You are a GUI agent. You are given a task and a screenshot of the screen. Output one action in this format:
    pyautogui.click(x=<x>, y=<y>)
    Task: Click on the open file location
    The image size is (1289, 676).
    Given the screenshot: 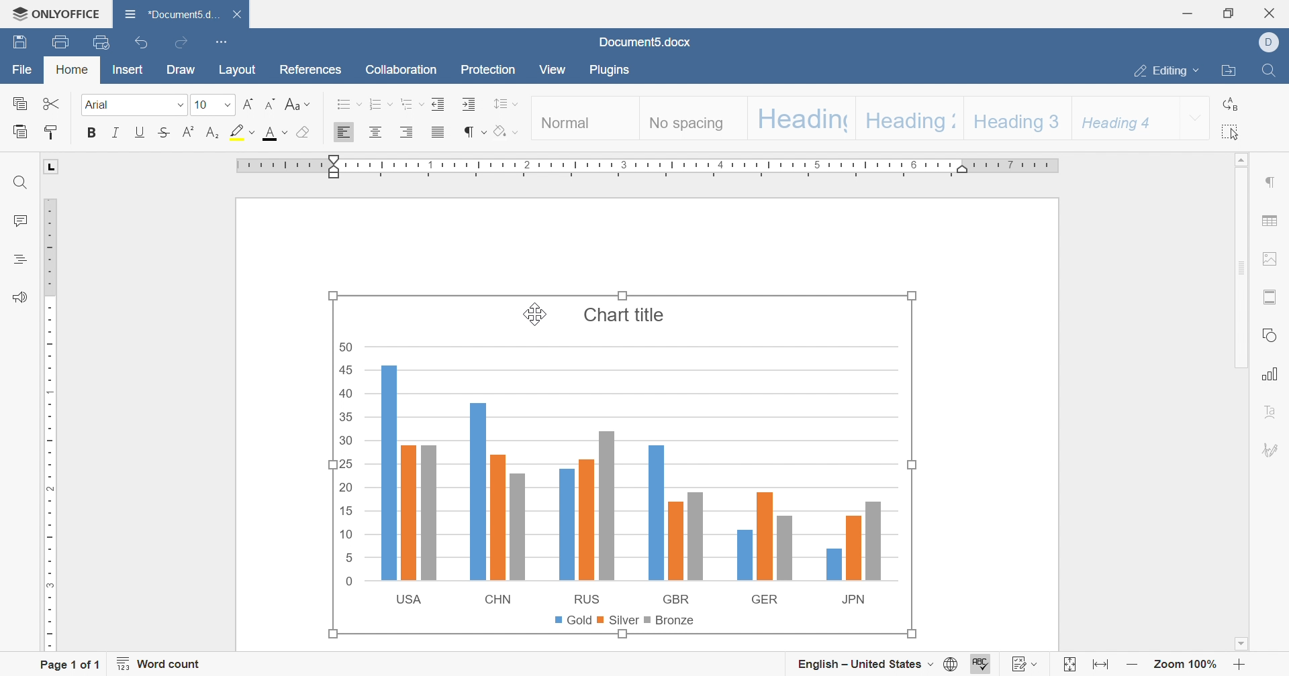 What is the action you would take?
    pyautogui.click(x=1231, y=70)
    